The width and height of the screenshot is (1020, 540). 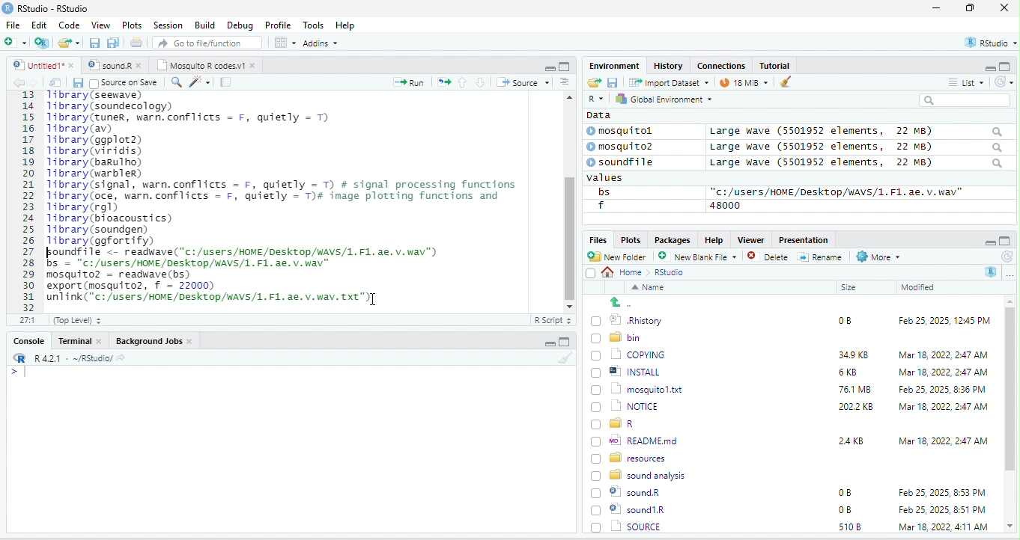 I want to click on syntax, so click(x=15, y=374).